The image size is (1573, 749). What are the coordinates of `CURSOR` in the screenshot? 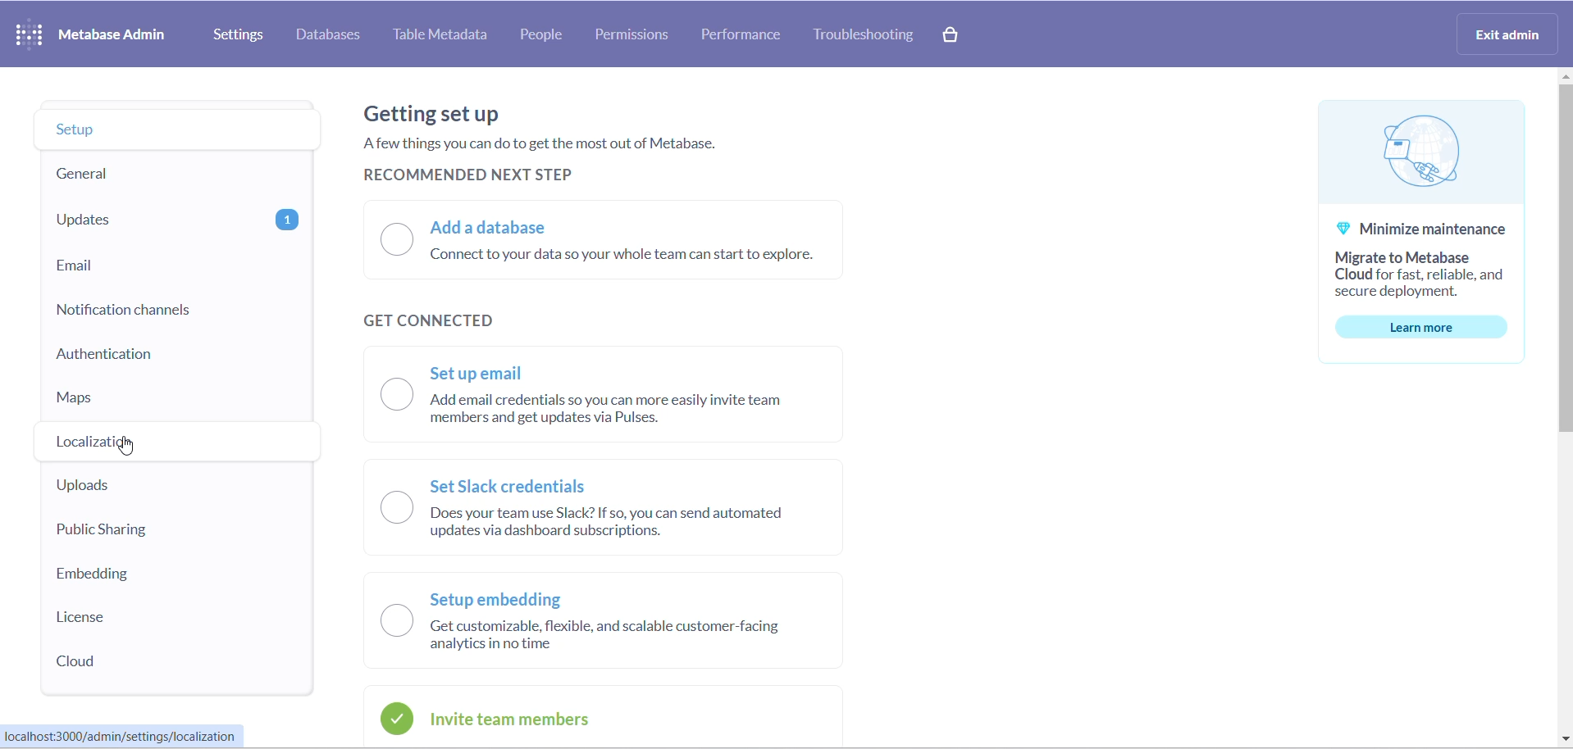 It's located at (127, 447).